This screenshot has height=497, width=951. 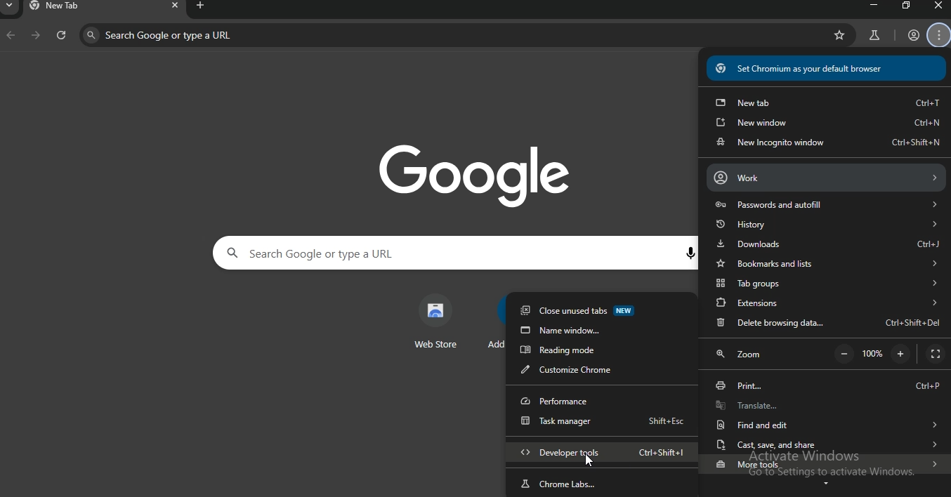 What do you see at coordinates (597, 401) in the screenshot?
I see `performance` at bounding box center [597, 401].